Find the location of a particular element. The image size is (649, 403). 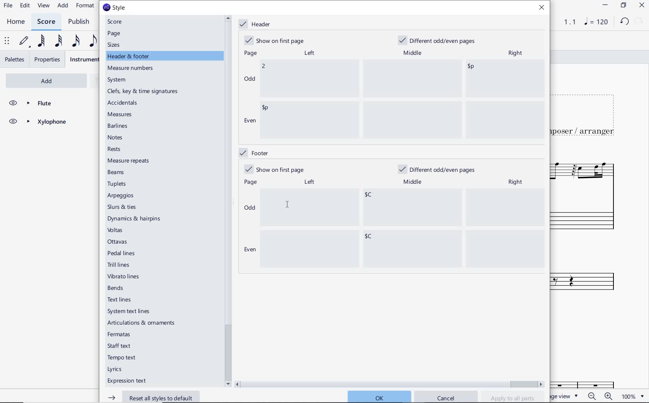

text lines is located at coordinates (120, 300).